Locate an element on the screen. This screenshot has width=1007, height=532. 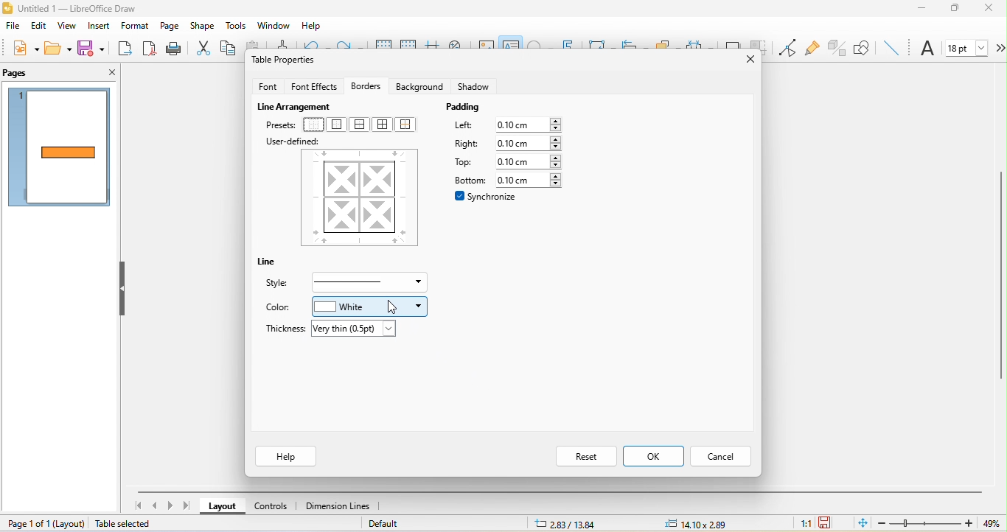
next page is located at coordinates (173, 506).